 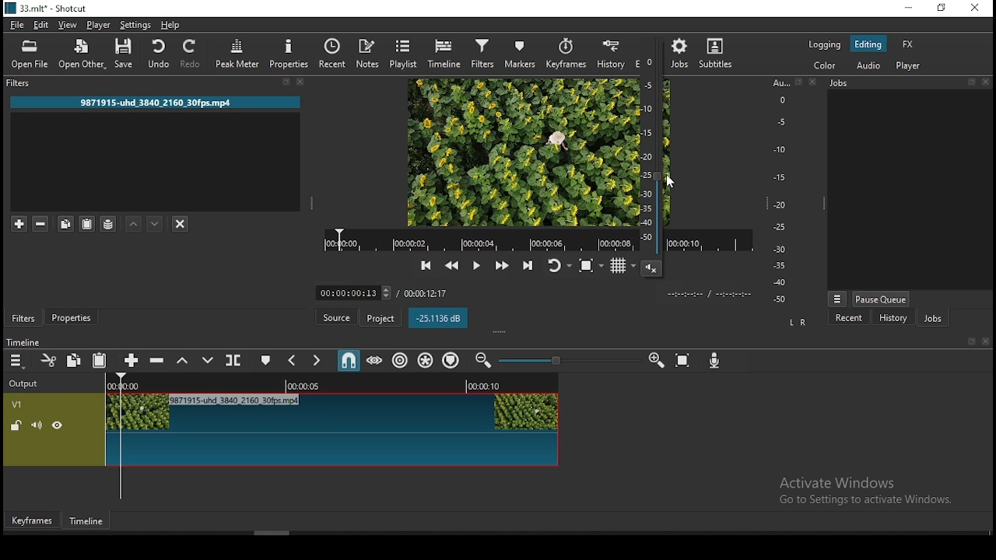 I want to click on jobs, so click(x=682, y=54).